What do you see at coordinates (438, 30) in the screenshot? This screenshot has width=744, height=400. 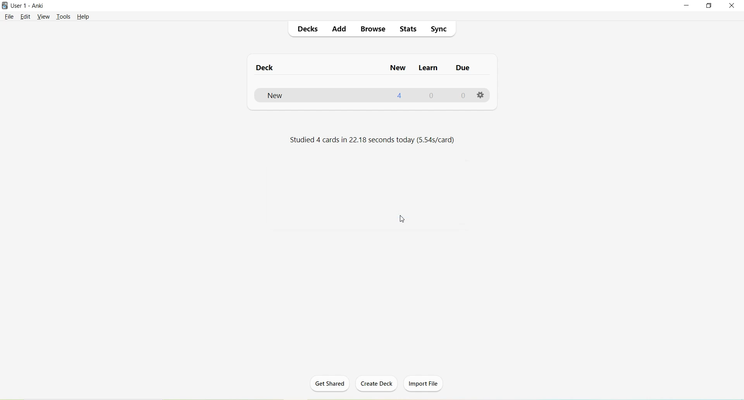 I see `Sync` at bounding box center [438, 30].